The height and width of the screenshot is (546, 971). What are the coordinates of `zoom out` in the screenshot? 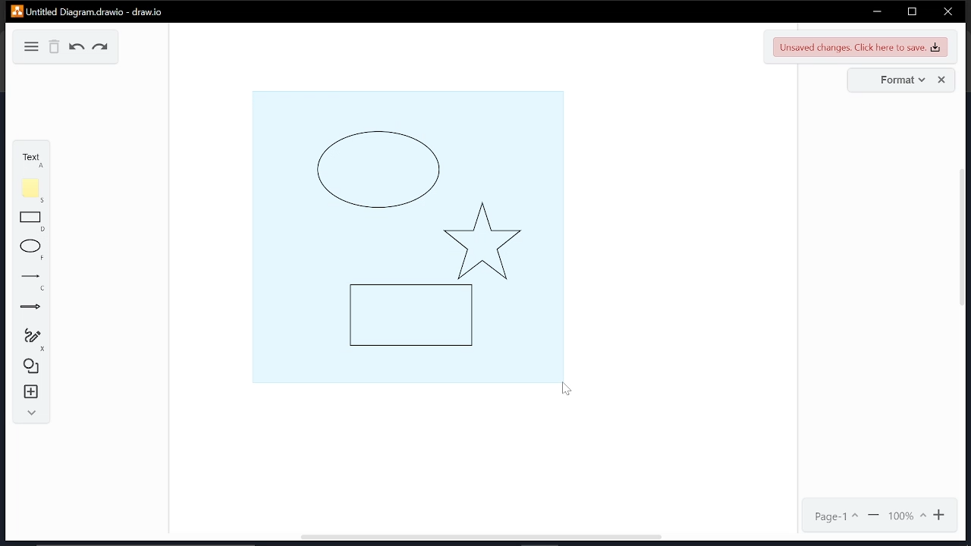 It's located at (875, 516).